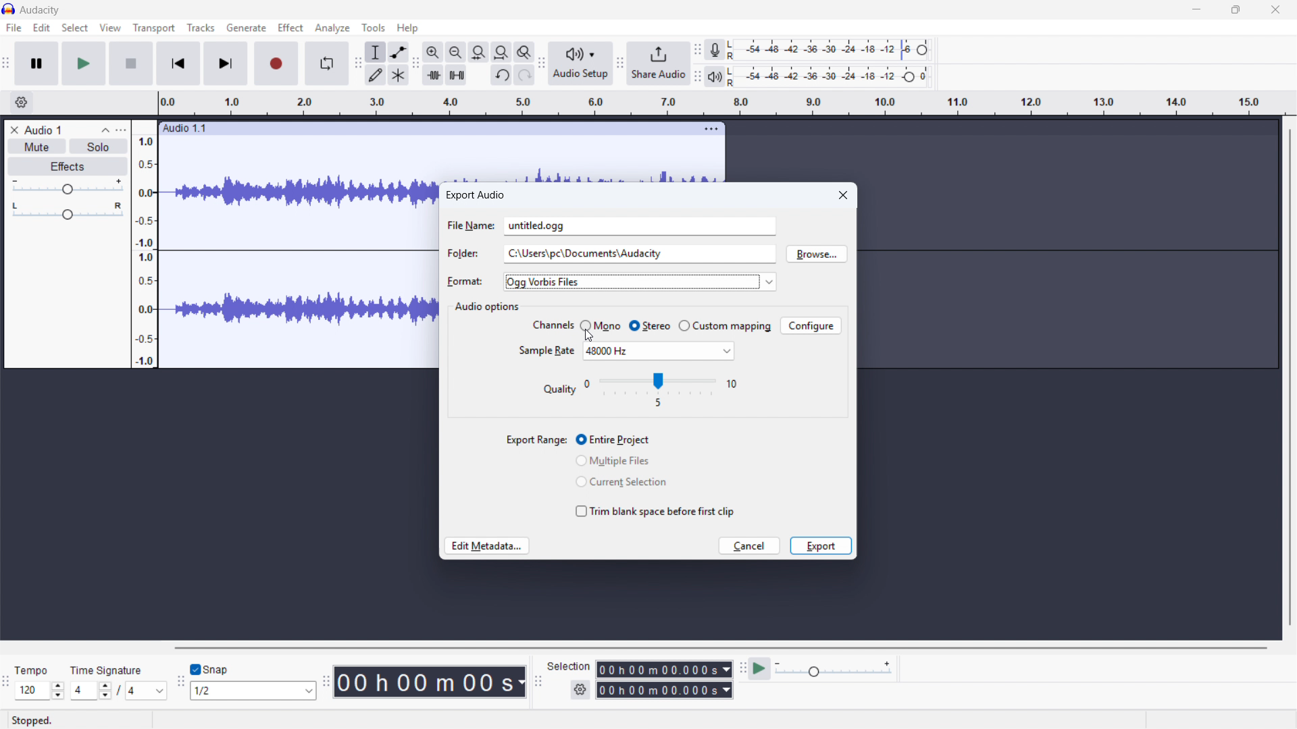 This screenshot has width=1297, height=729. I want to click on Record , so click(276, 63).